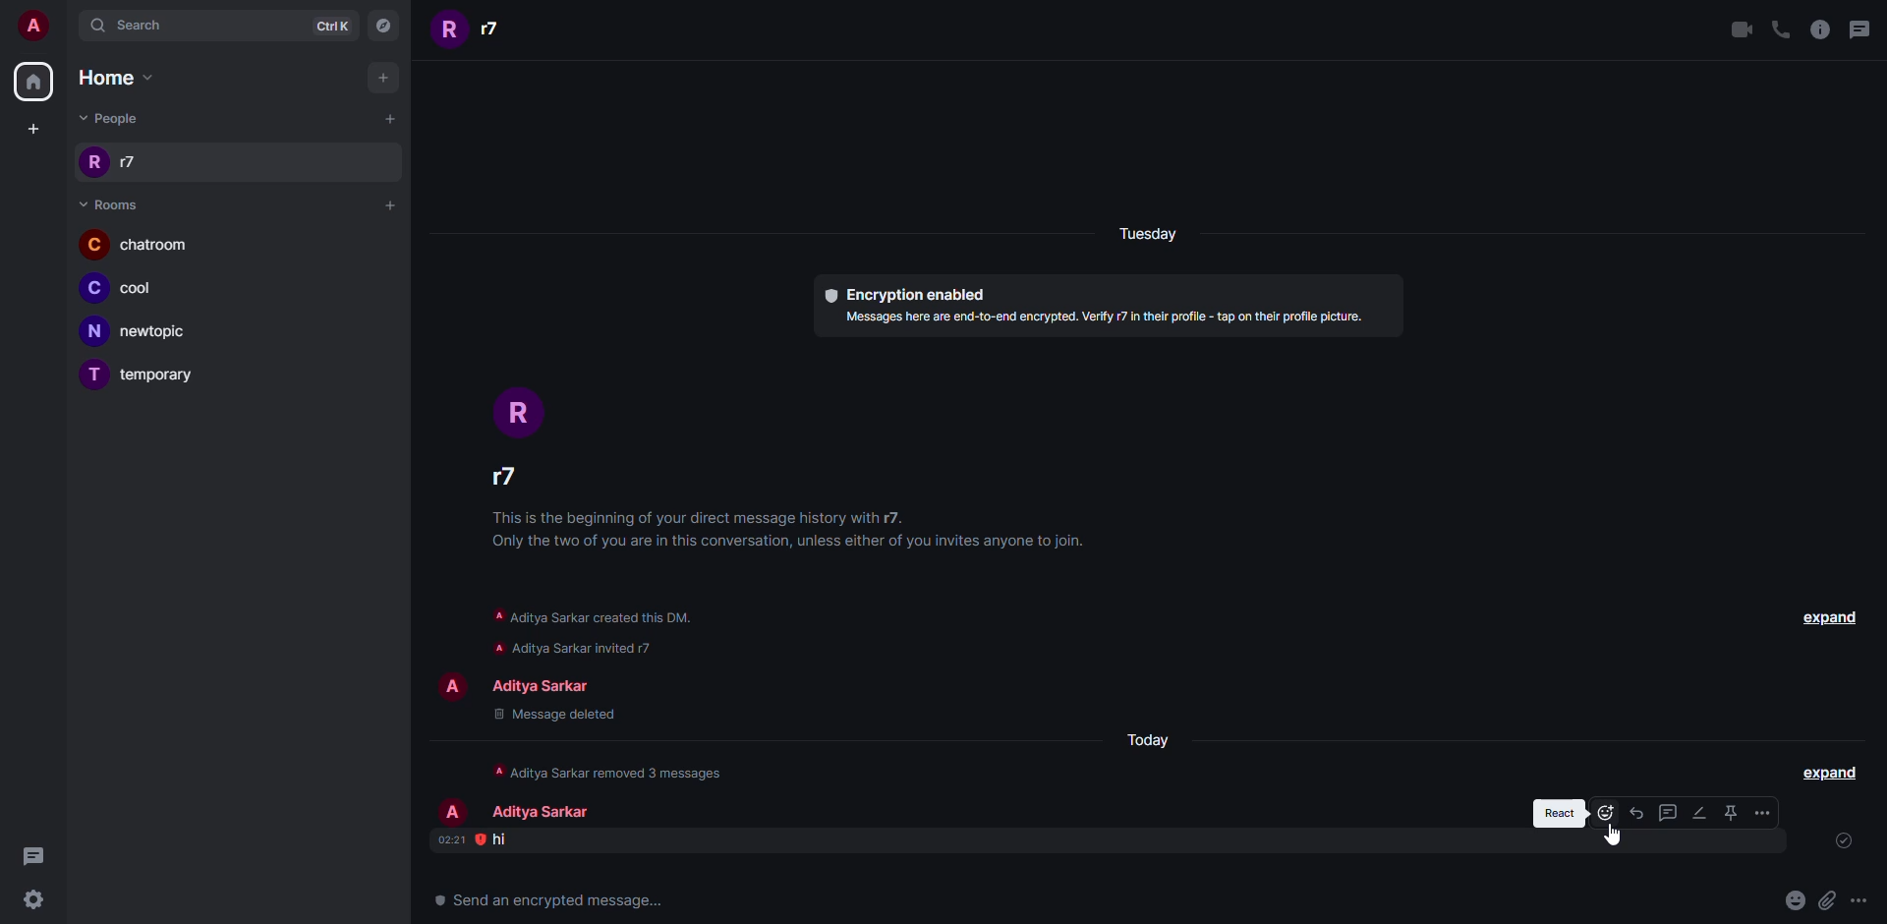 The width and height of the screenshot is (1887, 924). What do you see at coordinates (799, 529) in the screenshot?
I see `info` at bounding box center [799, 529].